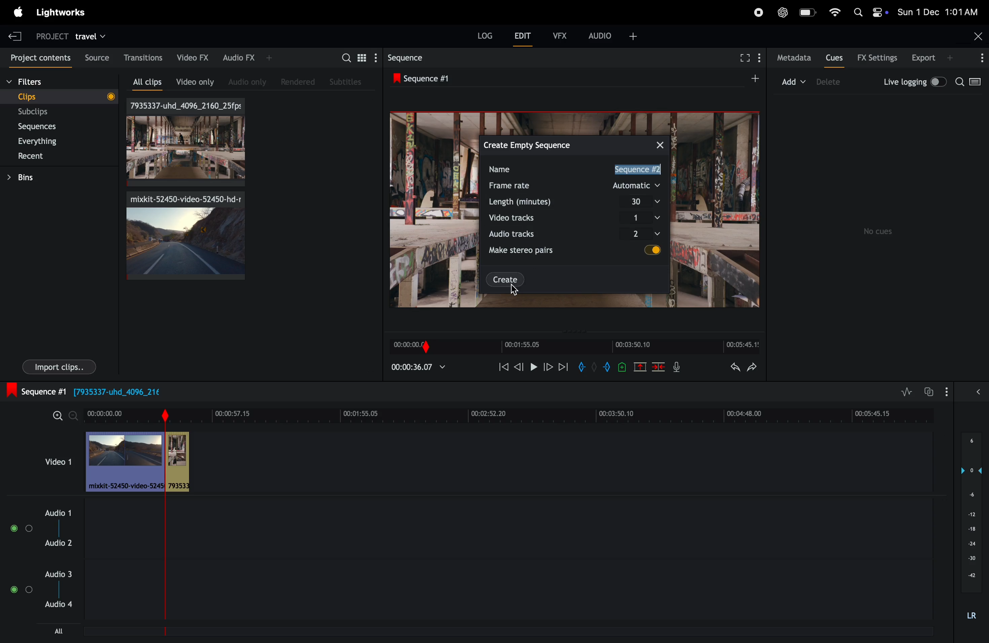 Image resolution: width=989 pixels, height=643 pixels. Describe the element at coordinates (563, 366) in the screenshot. I see `next frame` at that location.